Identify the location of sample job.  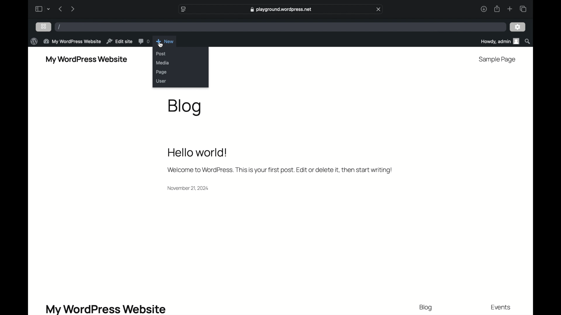
(497, 60).